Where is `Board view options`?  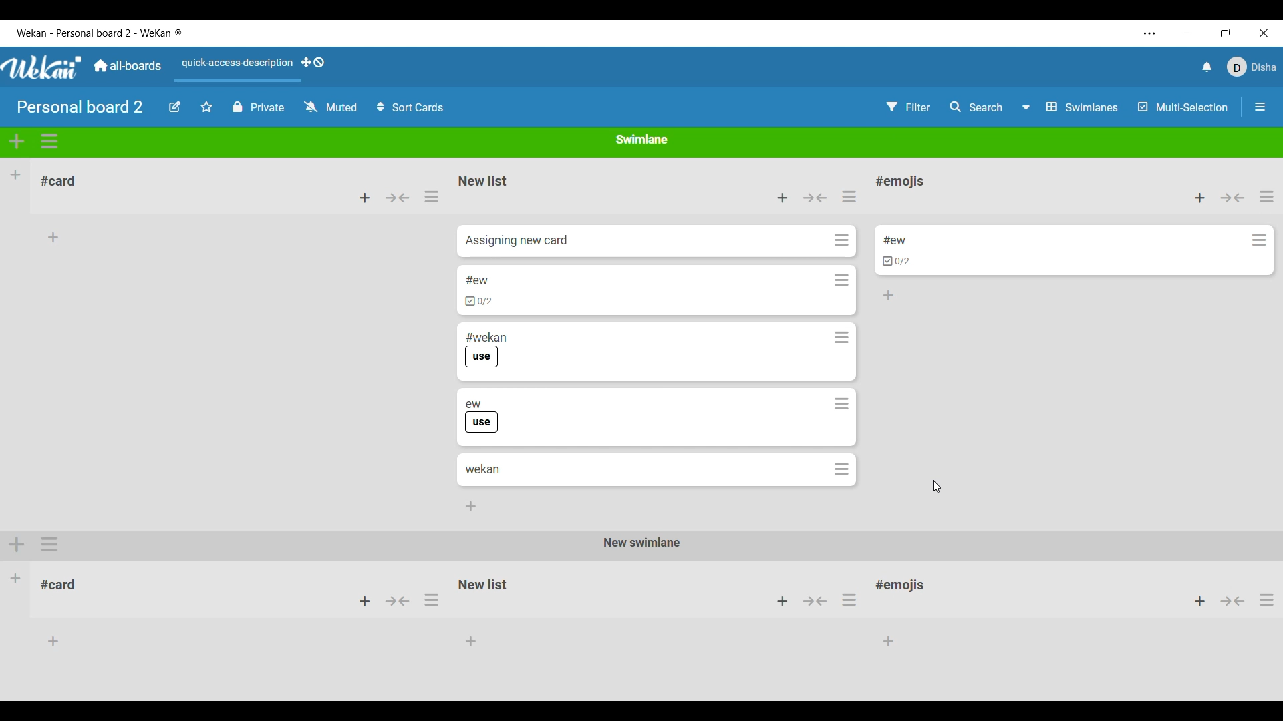 Board view options is located at coordinates (1072, 107).